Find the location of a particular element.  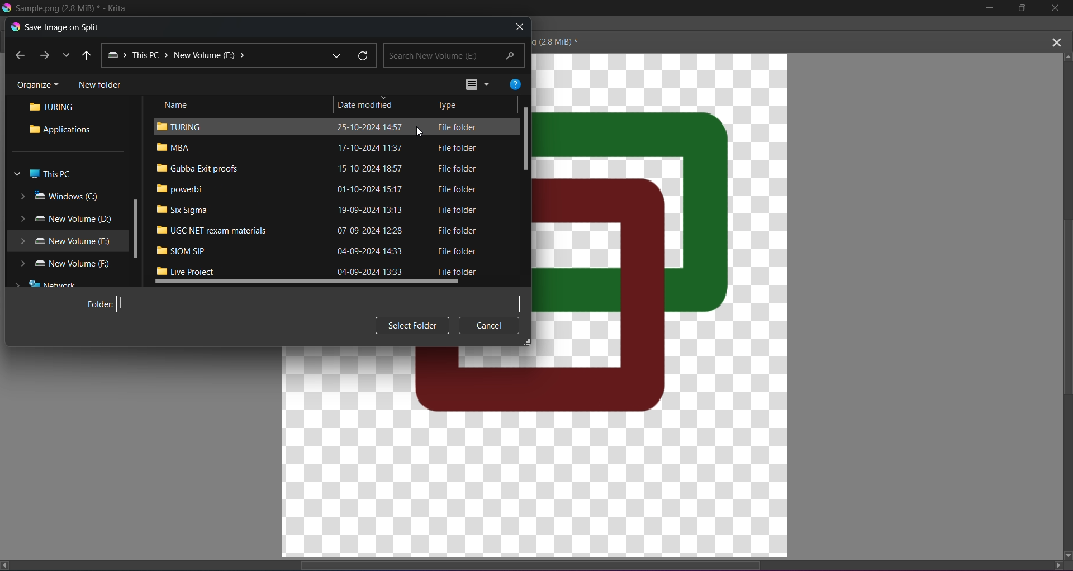

Close is located at coordinates (1056, 9).